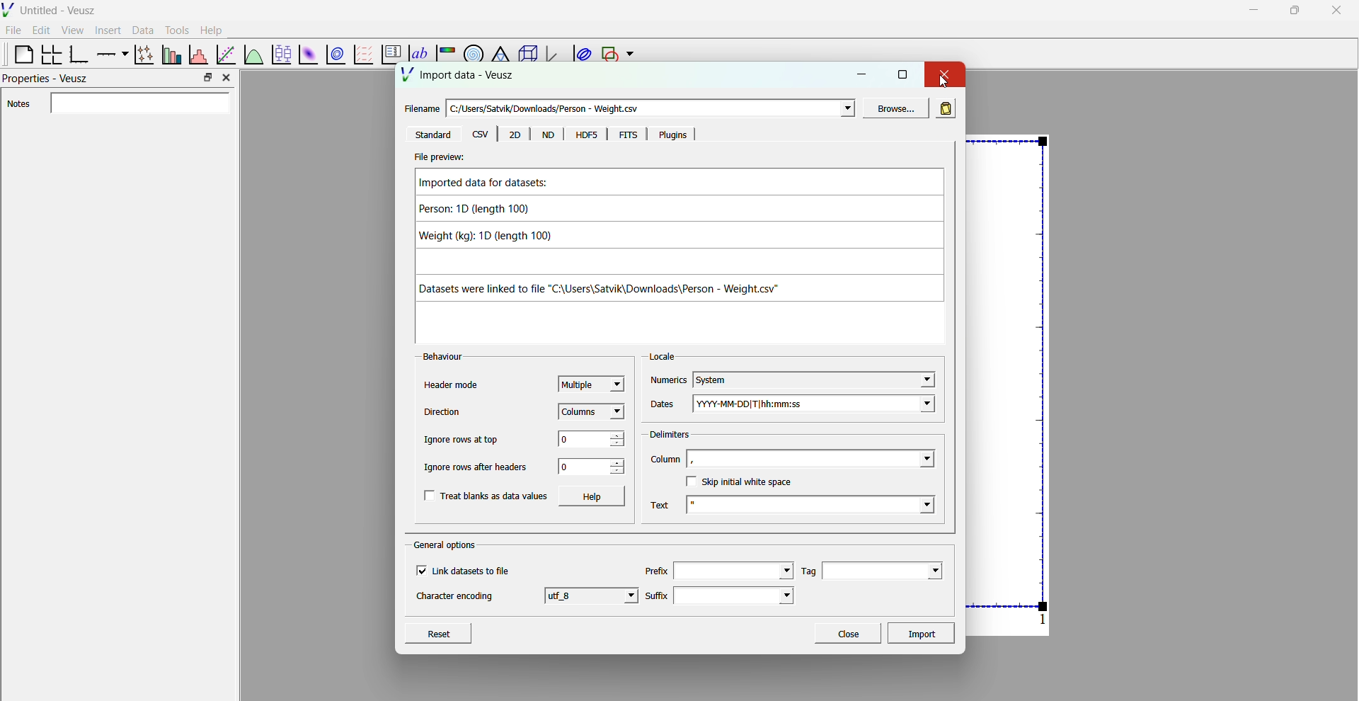  Describe the element at coordinates (609, 55) in the screenshot. I see `add a shape to the plot` at that location.